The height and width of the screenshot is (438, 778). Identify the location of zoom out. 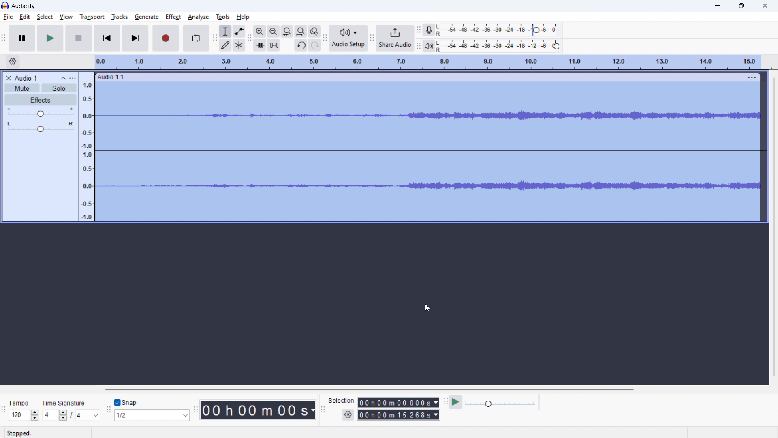
(273, 31).